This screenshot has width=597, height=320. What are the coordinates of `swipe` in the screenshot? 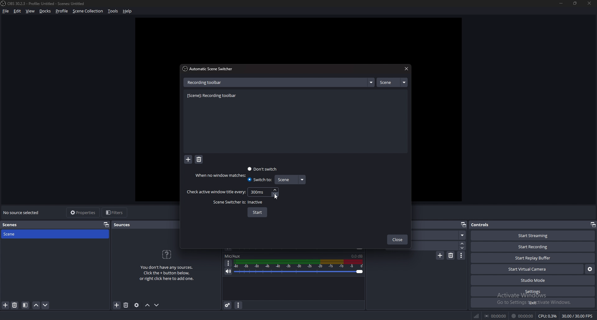 It's located at (440, 235).